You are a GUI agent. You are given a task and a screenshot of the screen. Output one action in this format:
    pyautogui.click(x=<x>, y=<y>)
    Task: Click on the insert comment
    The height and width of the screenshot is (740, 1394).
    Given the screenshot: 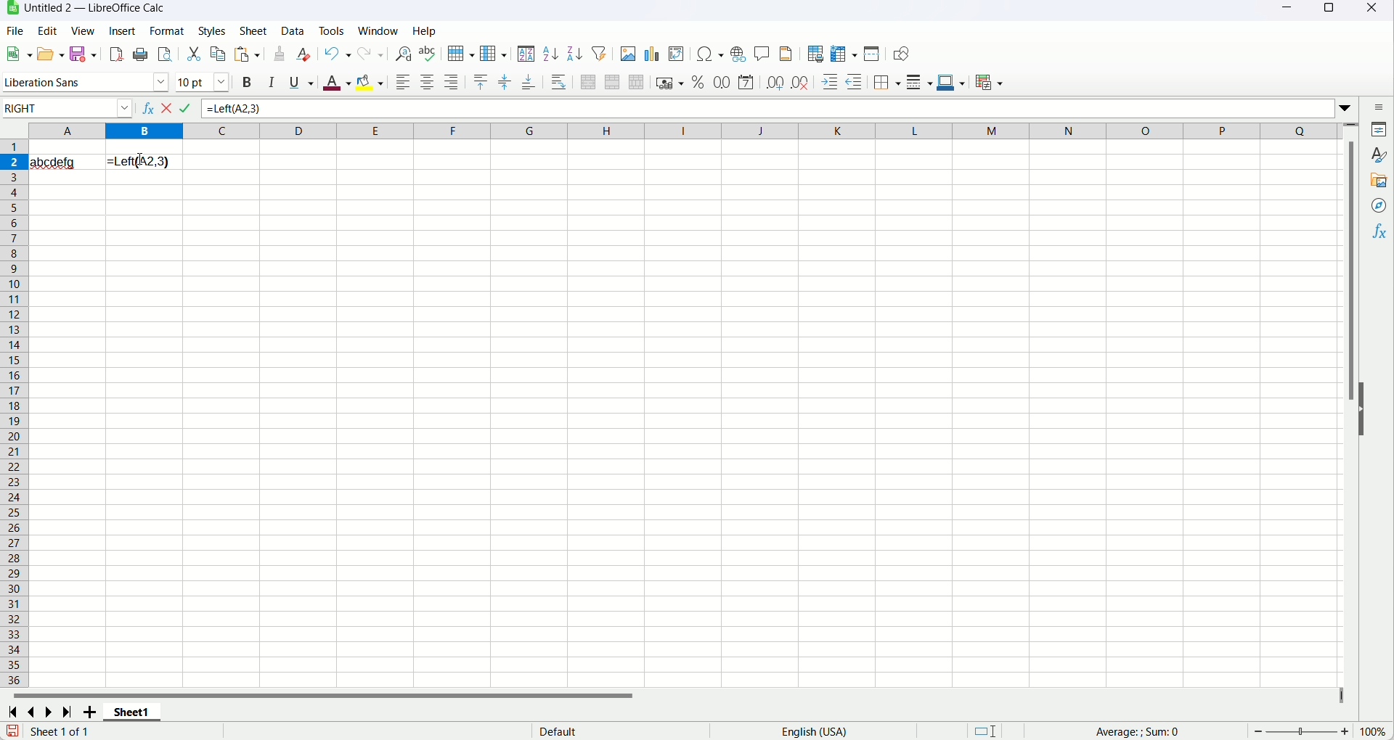 What is the action you would take?
    pyautogui.click(x=763, y=53)
    